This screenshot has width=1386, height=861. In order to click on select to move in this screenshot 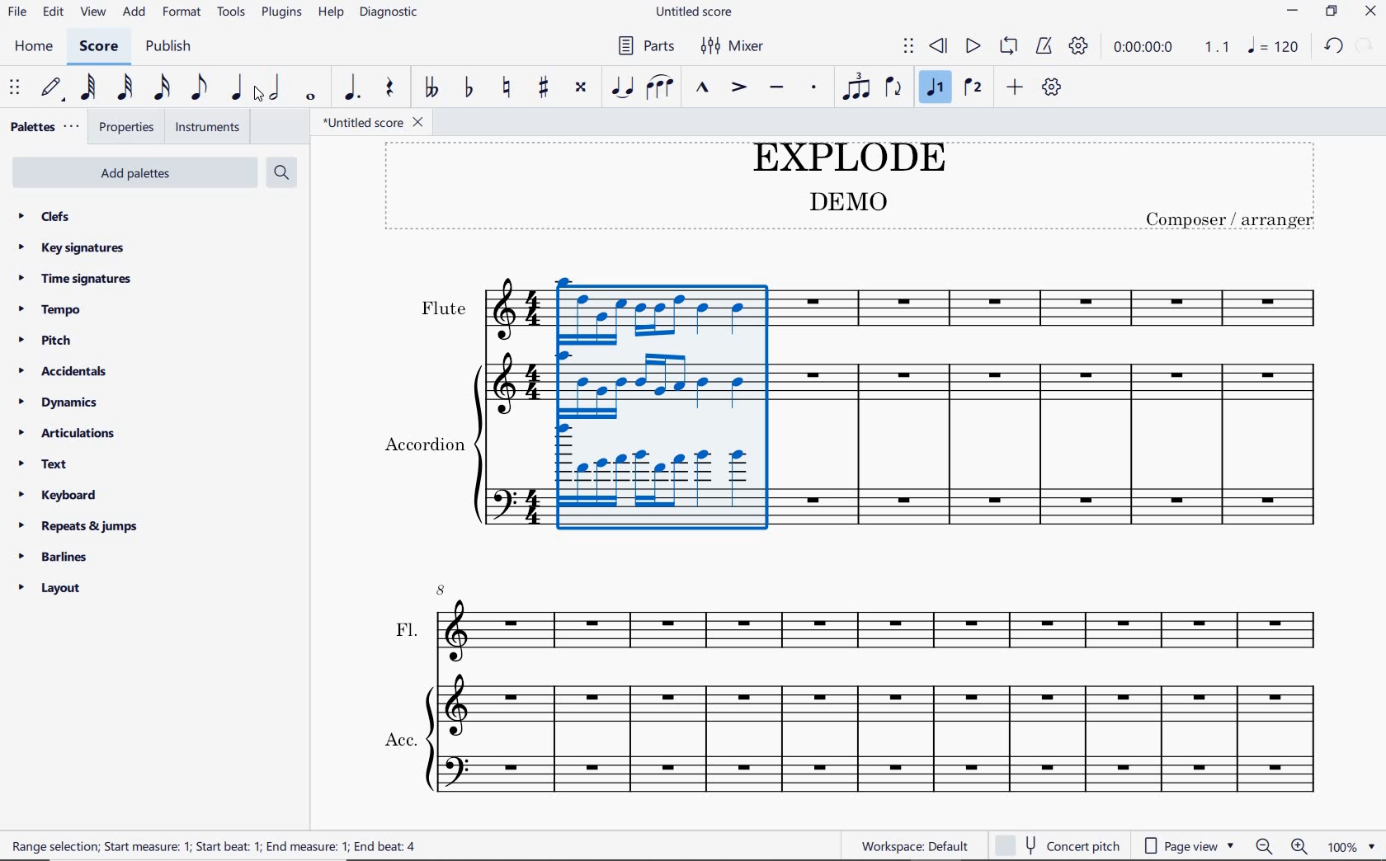, I will do `click(14, 90)`.